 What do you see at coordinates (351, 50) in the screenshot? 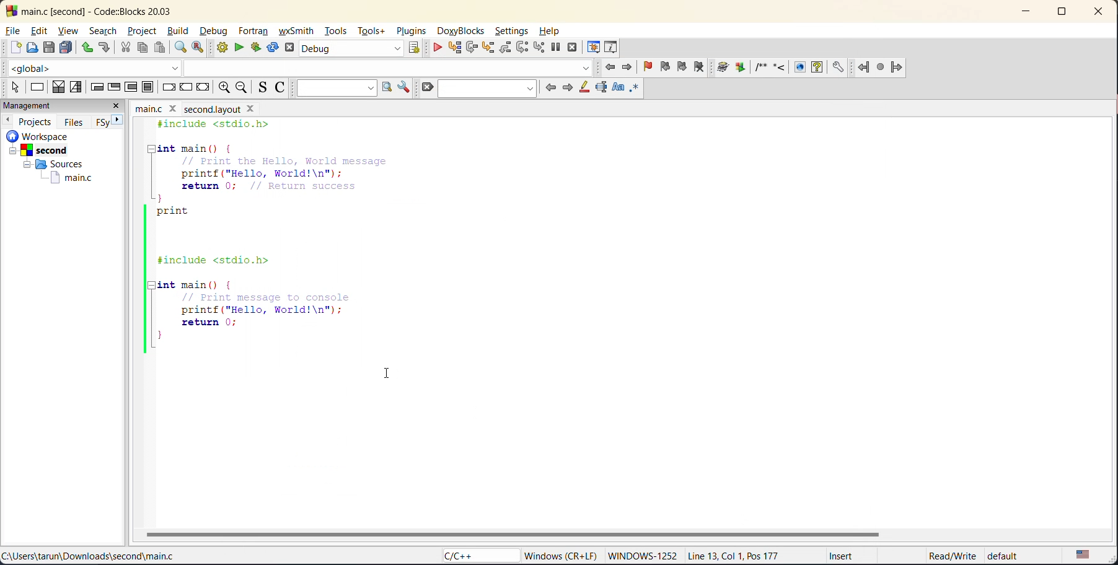
I see `build target` at bounding box center [351, 50].